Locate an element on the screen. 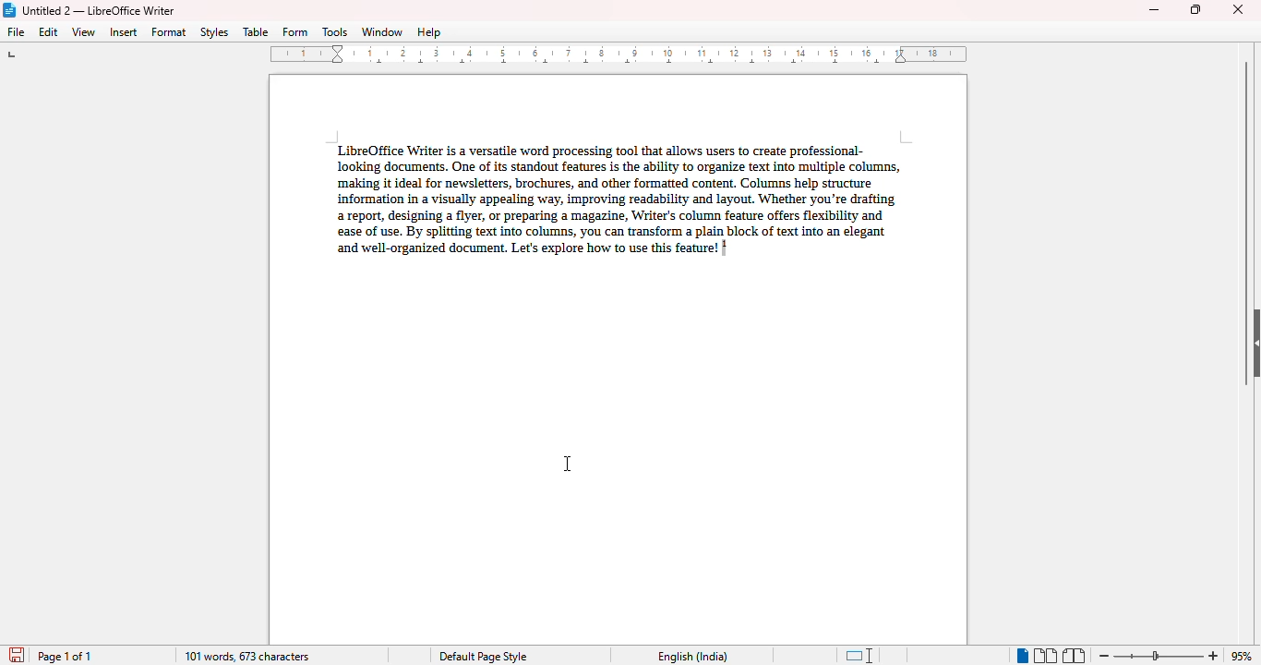  minimize is located at coordinates (1154, 10).